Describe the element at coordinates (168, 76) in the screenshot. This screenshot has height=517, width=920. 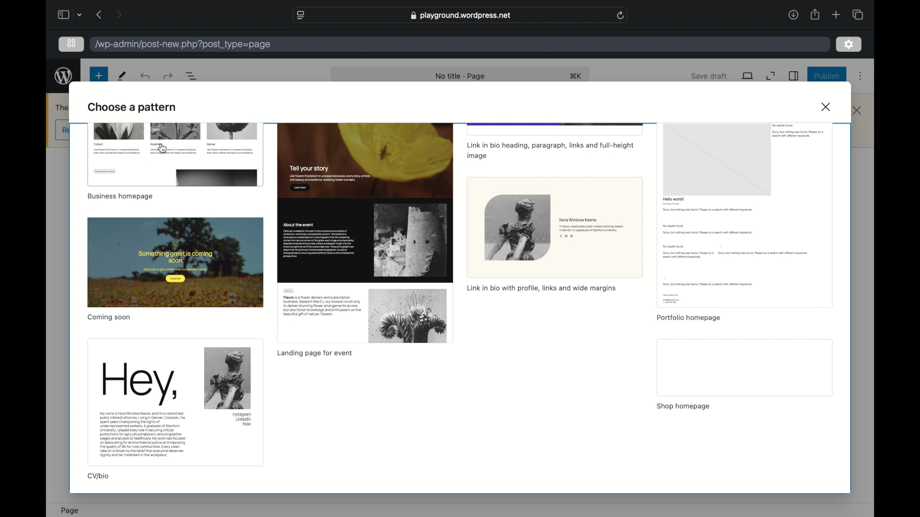
I see `undo` at that location.